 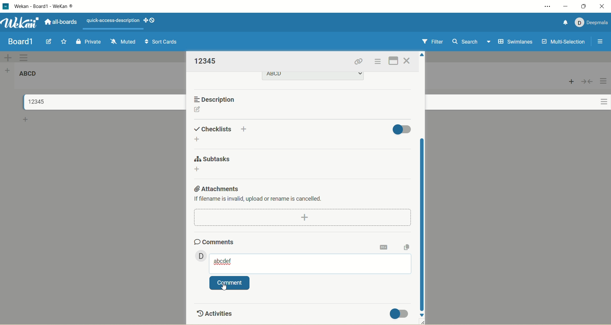 I want to click on dd, so click(x=304, y=218).